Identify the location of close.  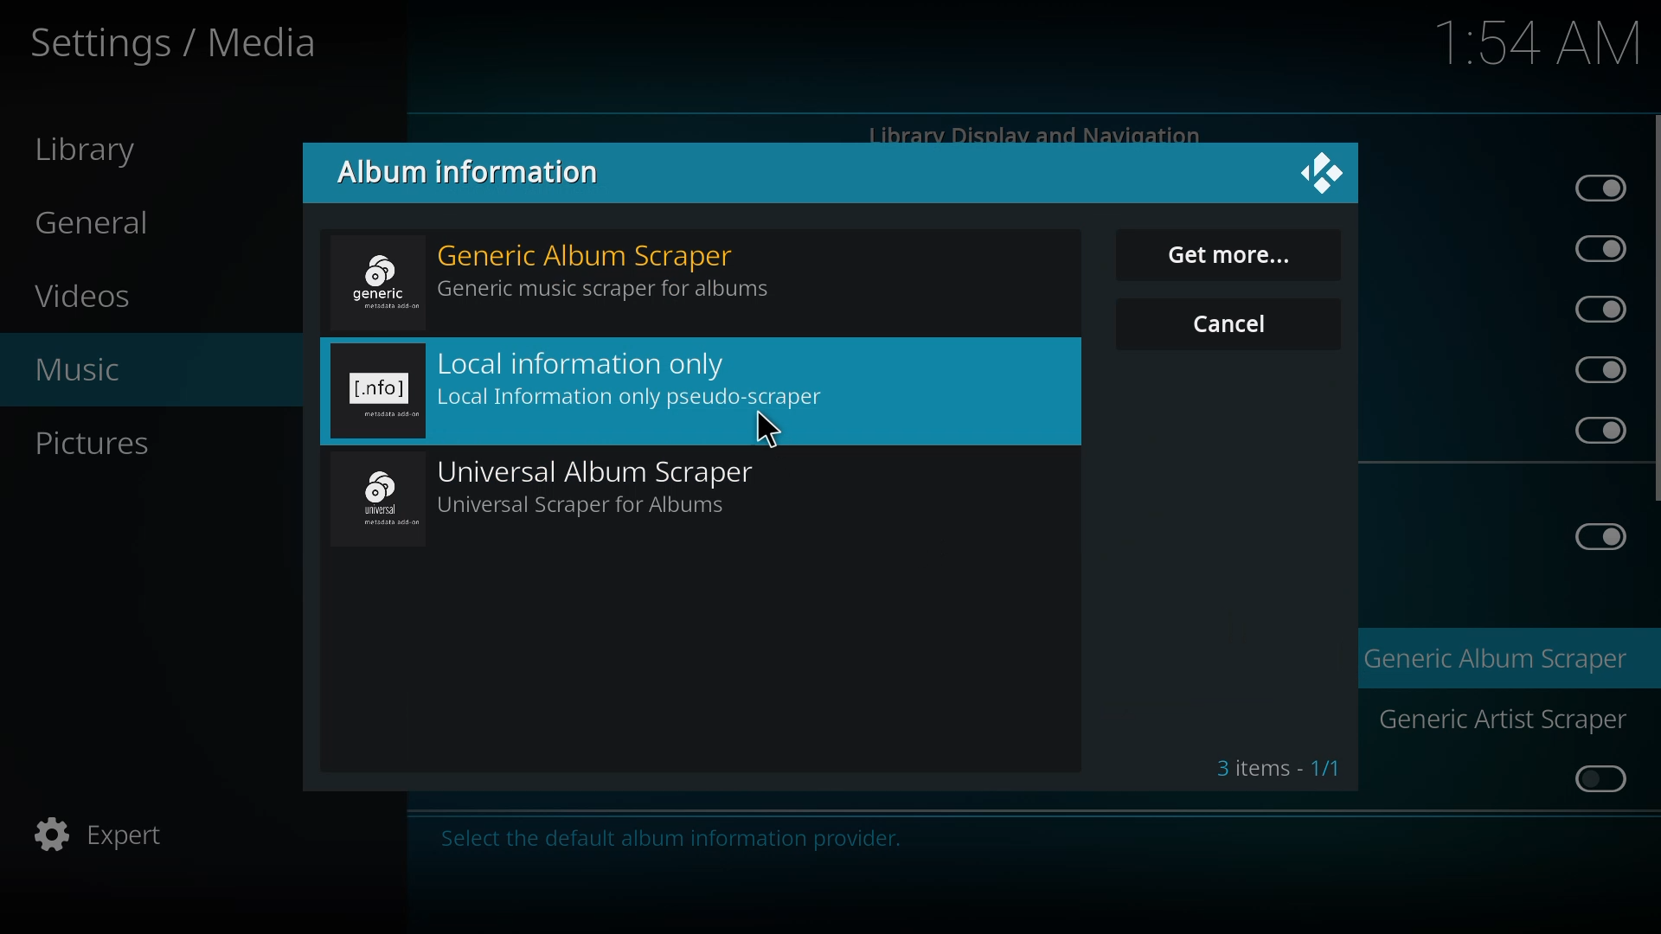
(1324, 171).